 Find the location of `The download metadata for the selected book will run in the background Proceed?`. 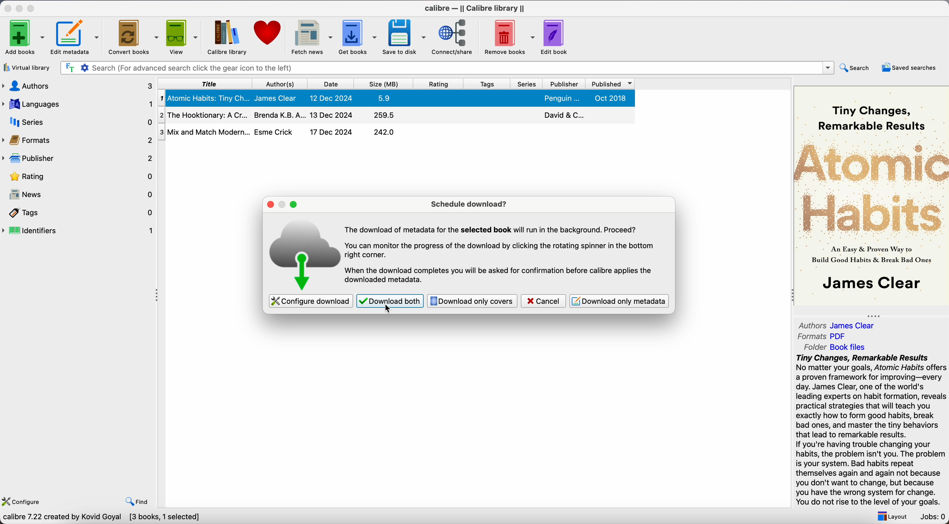

The download metadata for the selected book will run in the background Proceed? is located at coordinates (494, 230).